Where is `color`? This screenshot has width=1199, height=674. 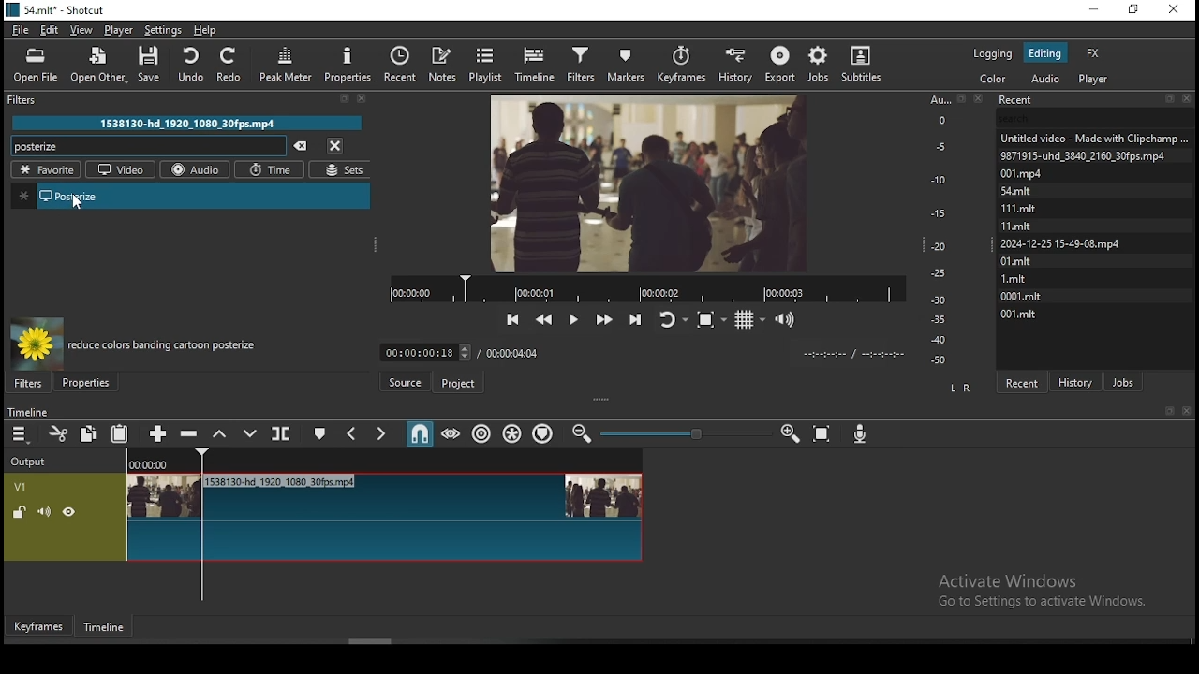
color is located at coordinates (993, 79).